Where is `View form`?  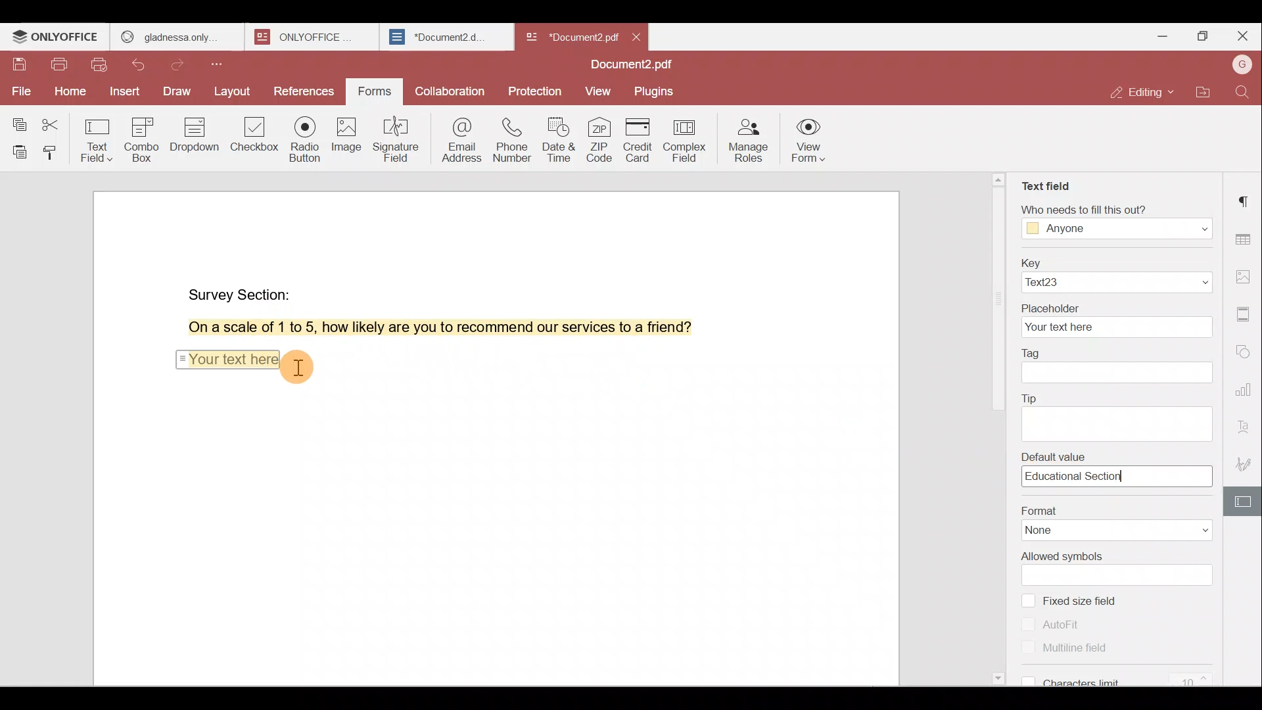
View form is located at coordinates (808, 142).